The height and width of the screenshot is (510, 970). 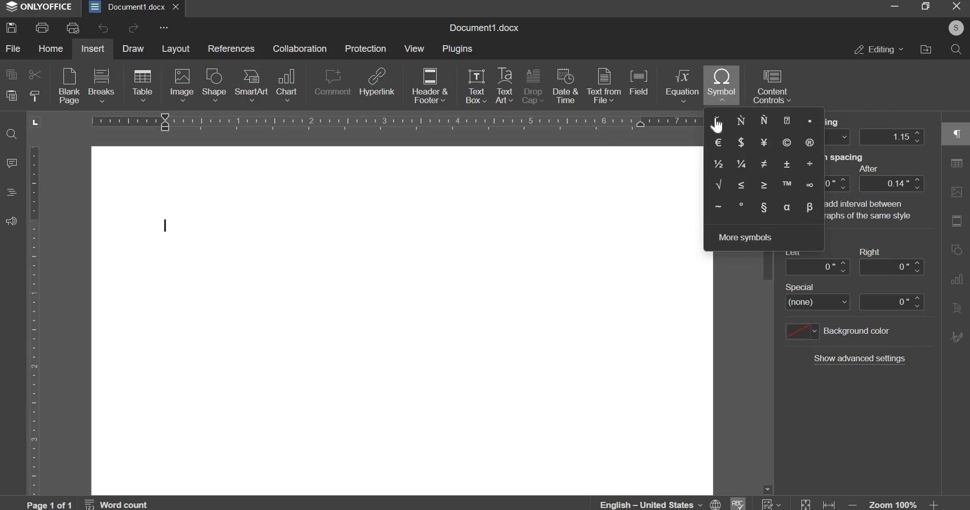 I want to click on protection, so click(x=365, y=48).